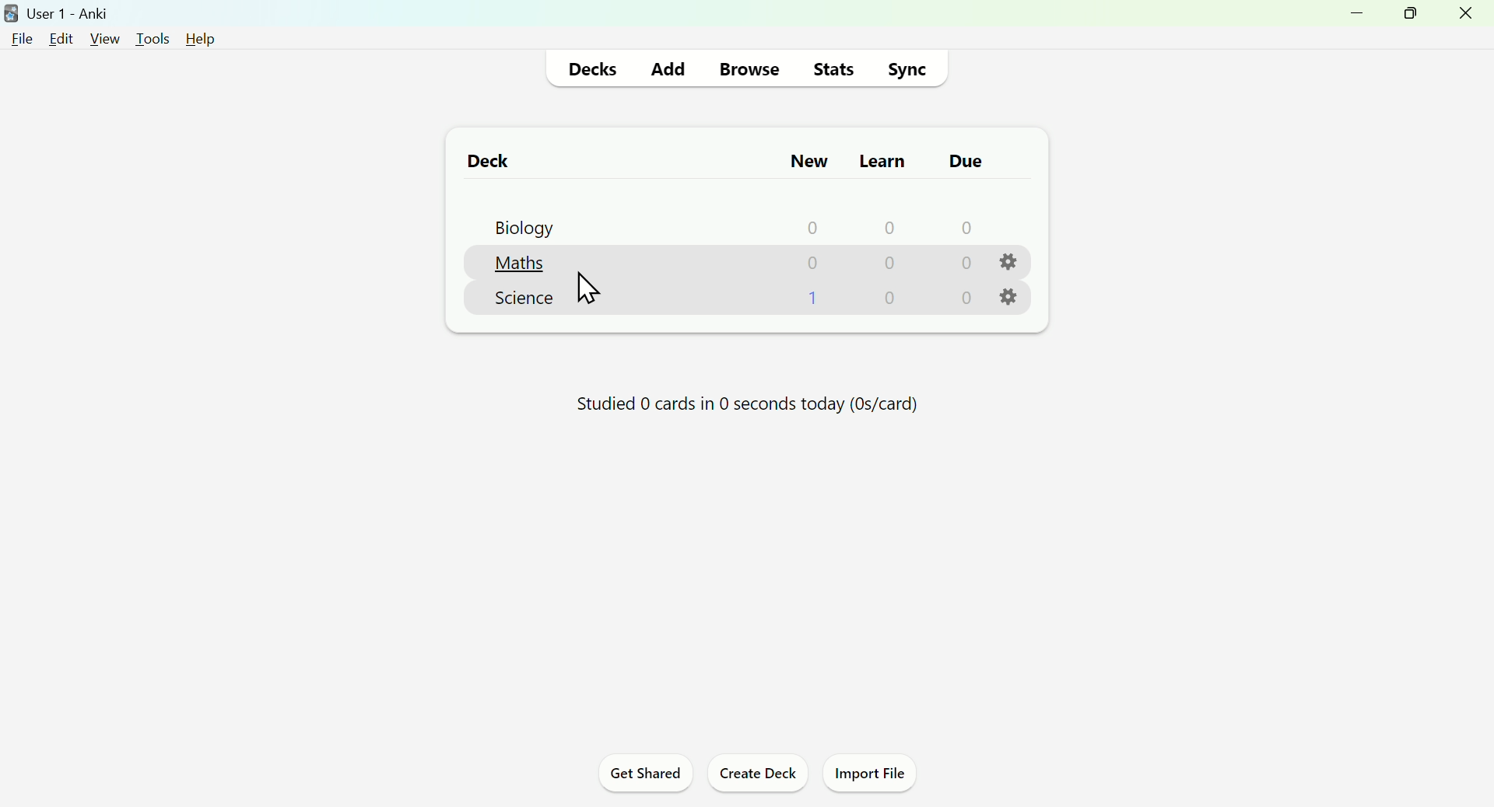  What do you see at coordinates (806, 229) in the screenshot?
I see `0` at bounding box center [806, 229].